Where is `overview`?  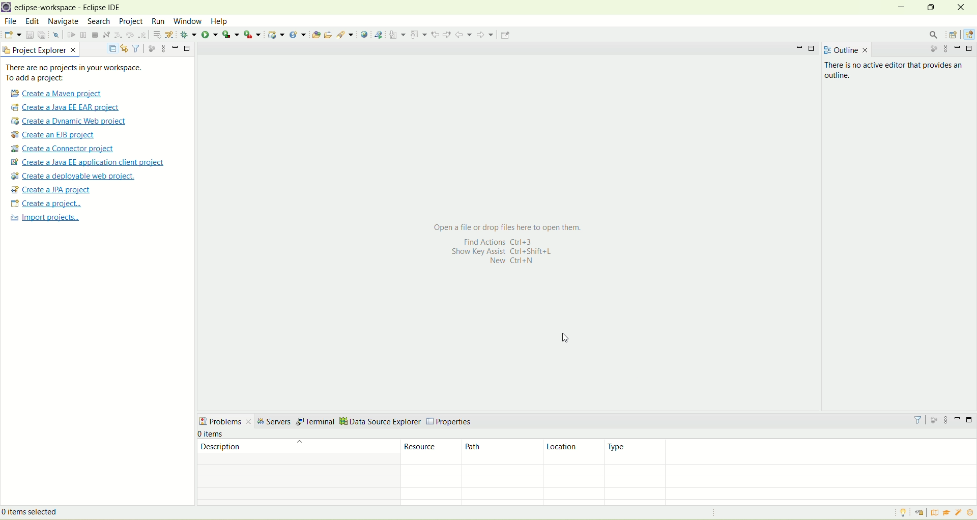 overview is located at coordinates (937, 513).